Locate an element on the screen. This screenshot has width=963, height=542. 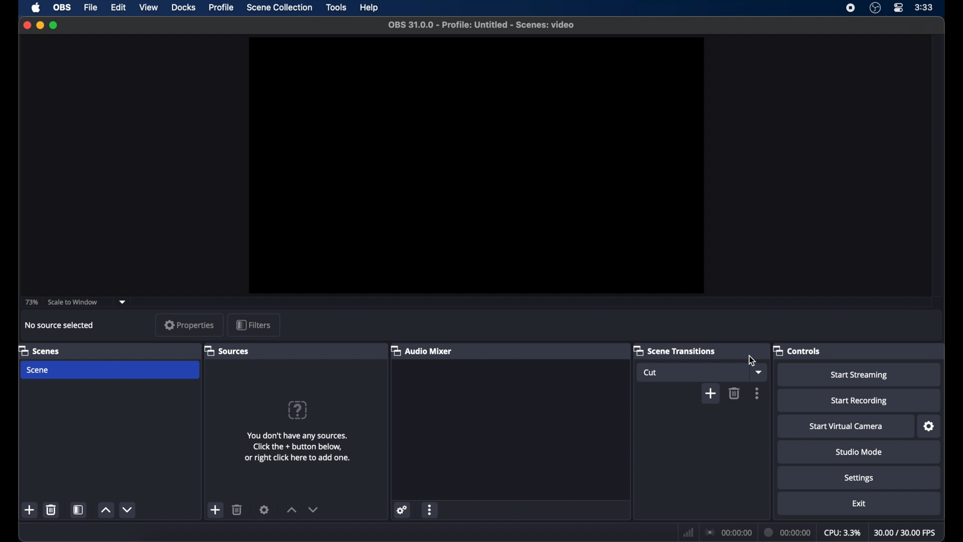
view is located at coordinates (148, 7).